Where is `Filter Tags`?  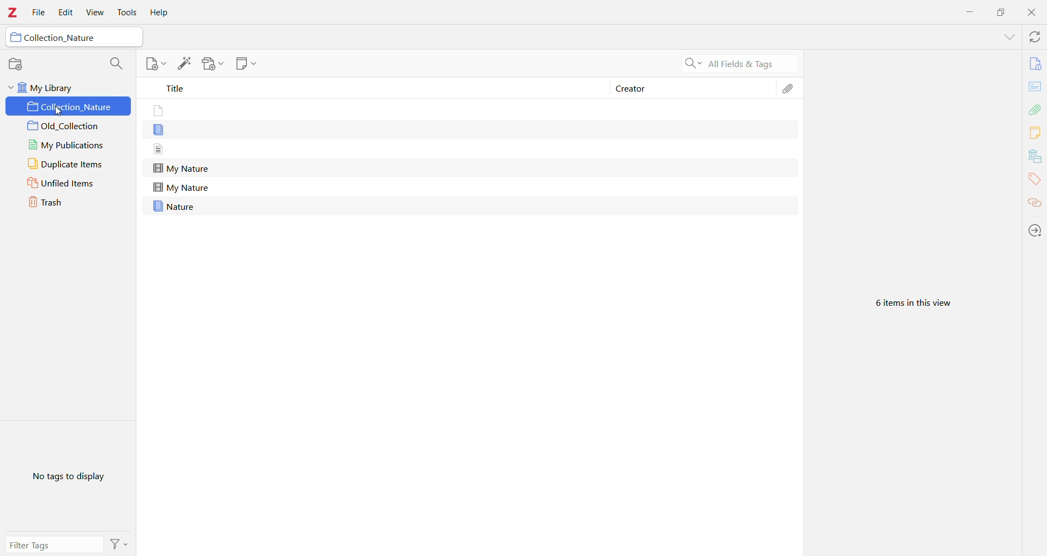 Filter Tags is located at coordinates (55, 545).